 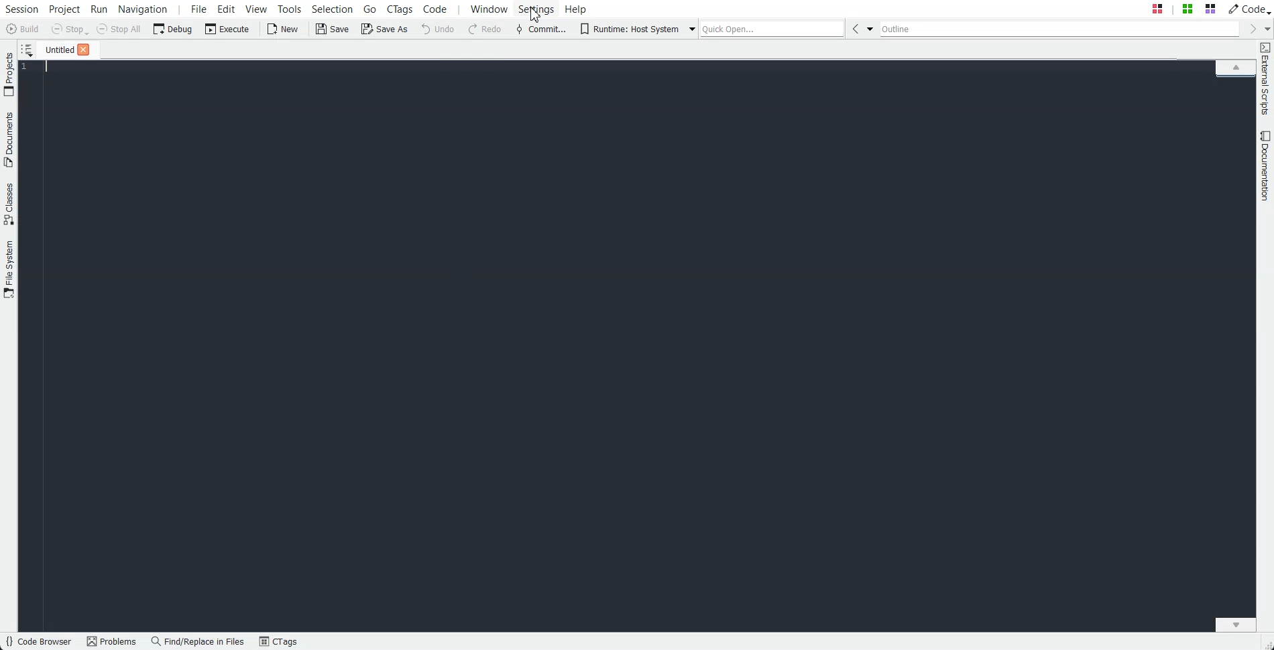 I want to click on Save, so click(x=333, y=29).